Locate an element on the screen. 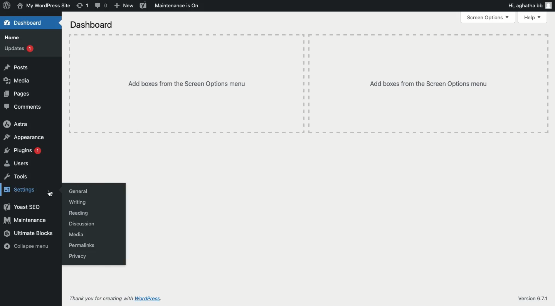 The image size is (555, 306). Reading is located at coordinates (79, 213).